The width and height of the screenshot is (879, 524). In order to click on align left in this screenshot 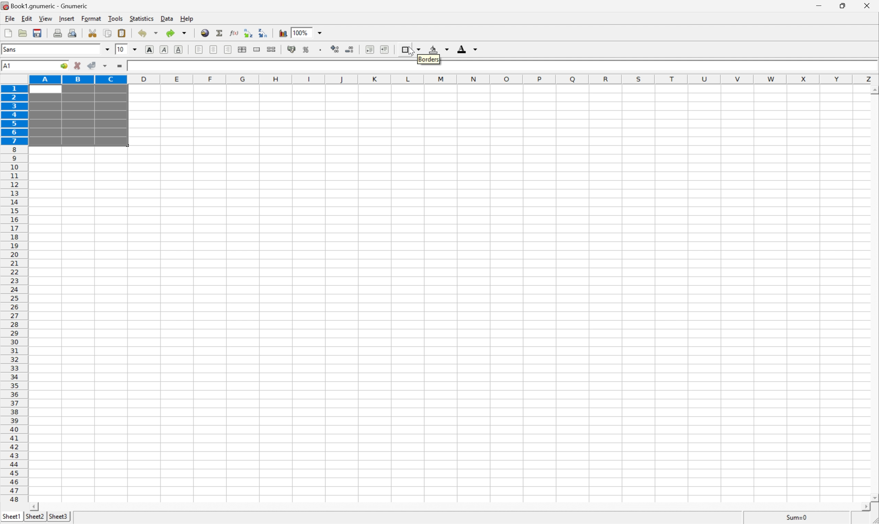, I will do `click(199, 49)`.